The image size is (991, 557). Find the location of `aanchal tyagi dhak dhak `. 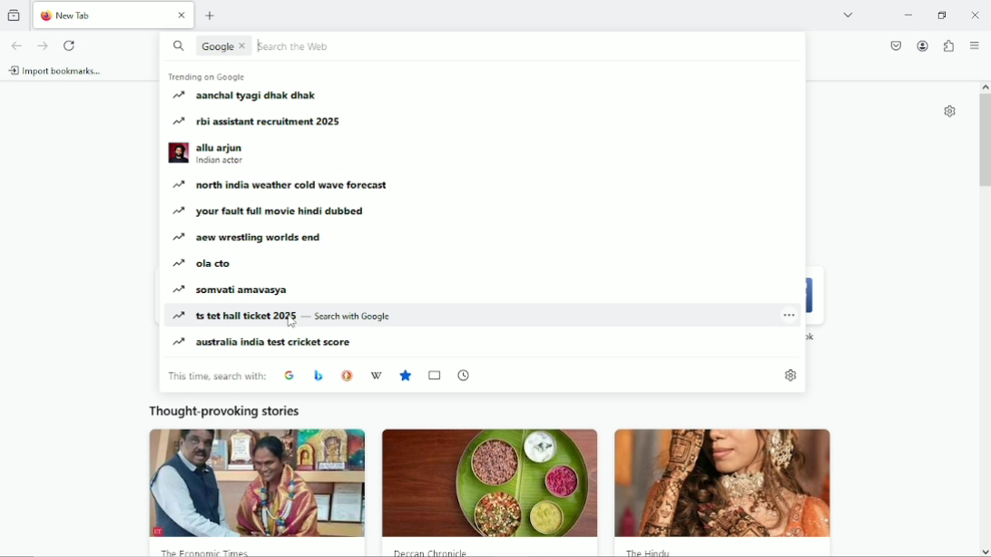

aanchal tyagi dhak dhak  is located at coordinates (257, 97).